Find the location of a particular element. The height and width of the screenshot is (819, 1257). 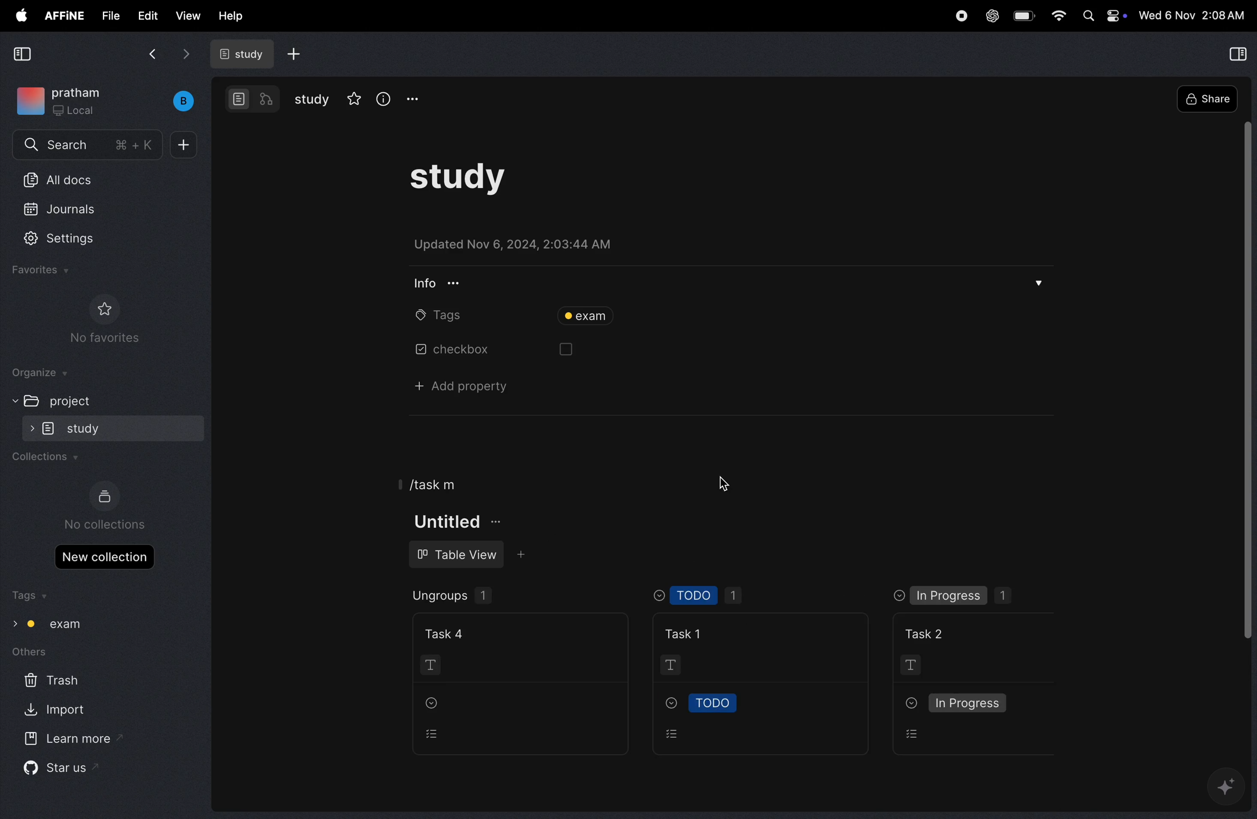

back is located at coordinates (151, 55).